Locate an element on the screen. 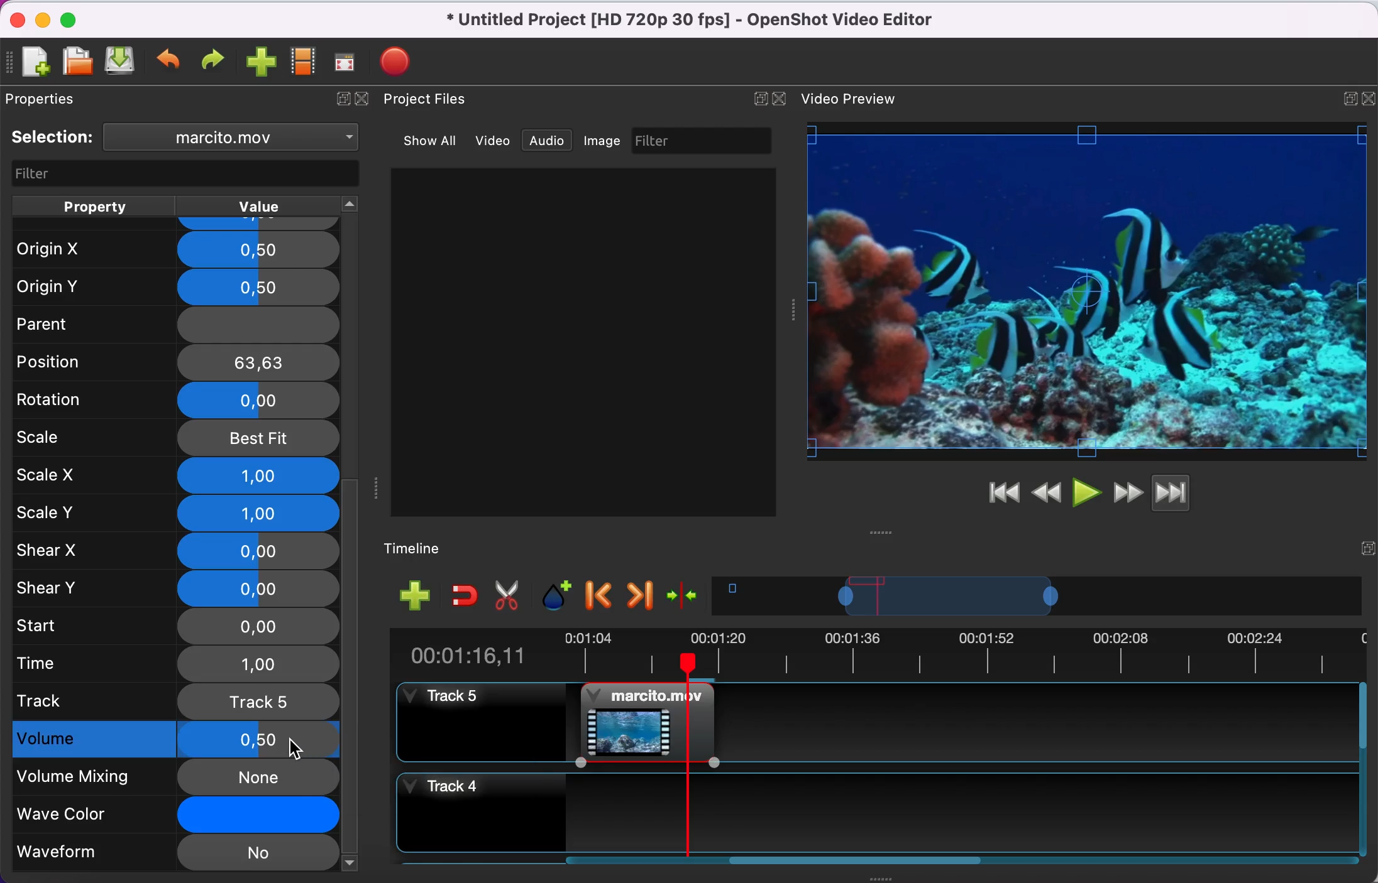 This screenshot has height=883, width=1378. shear x 0 is located at coordinates (175, 551).